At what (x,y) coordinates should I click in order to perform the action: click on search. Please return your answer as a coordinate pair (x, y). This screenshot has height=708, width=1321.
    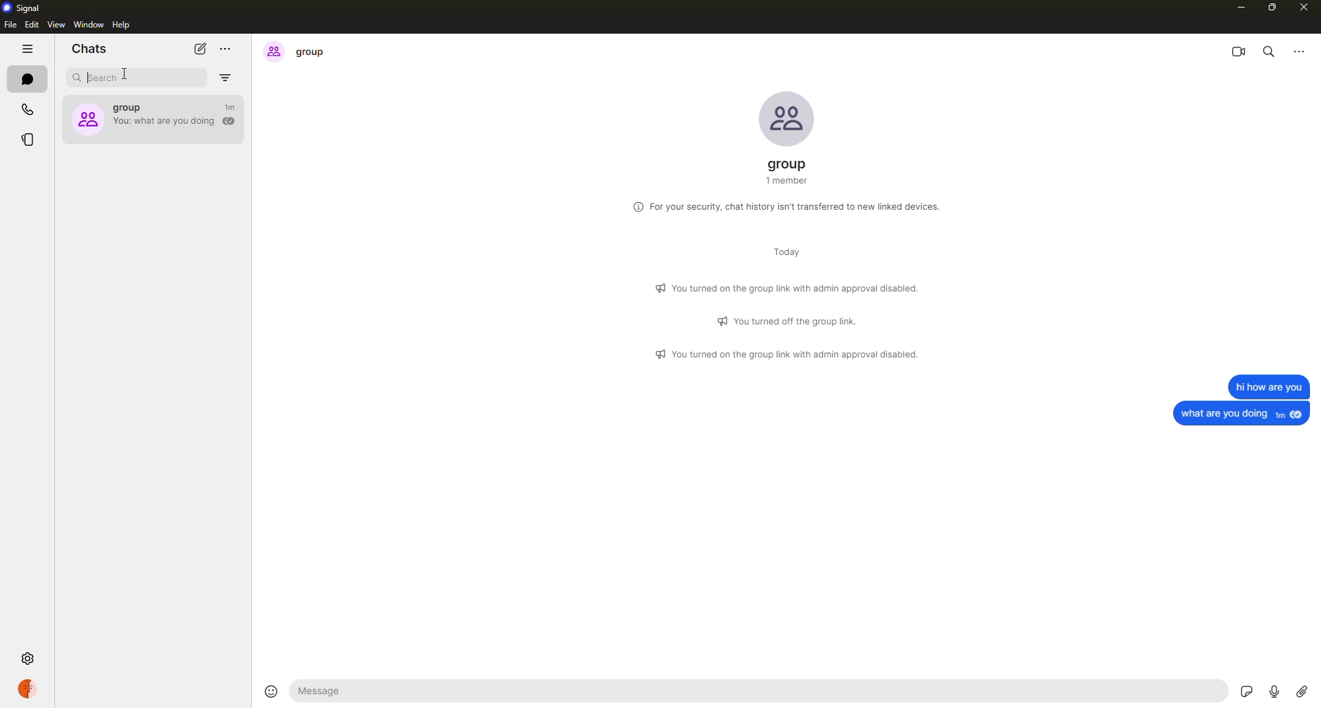
    Looking at the image, I should click on (1269, 50).